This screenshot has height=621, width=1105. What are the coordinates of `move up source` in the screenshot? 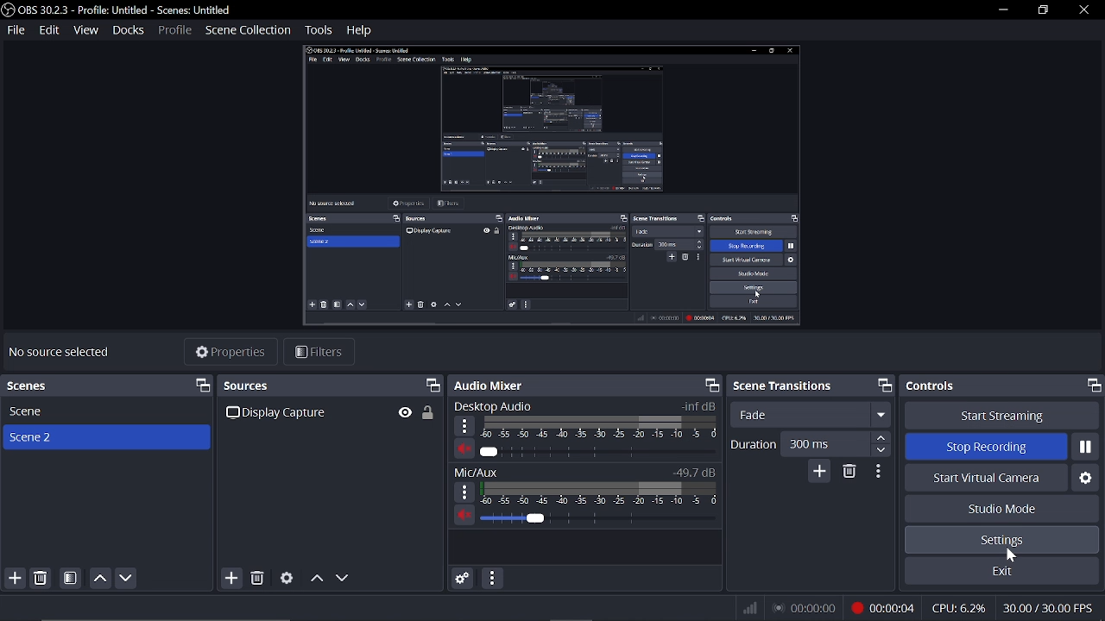 It's located at (315, 577).